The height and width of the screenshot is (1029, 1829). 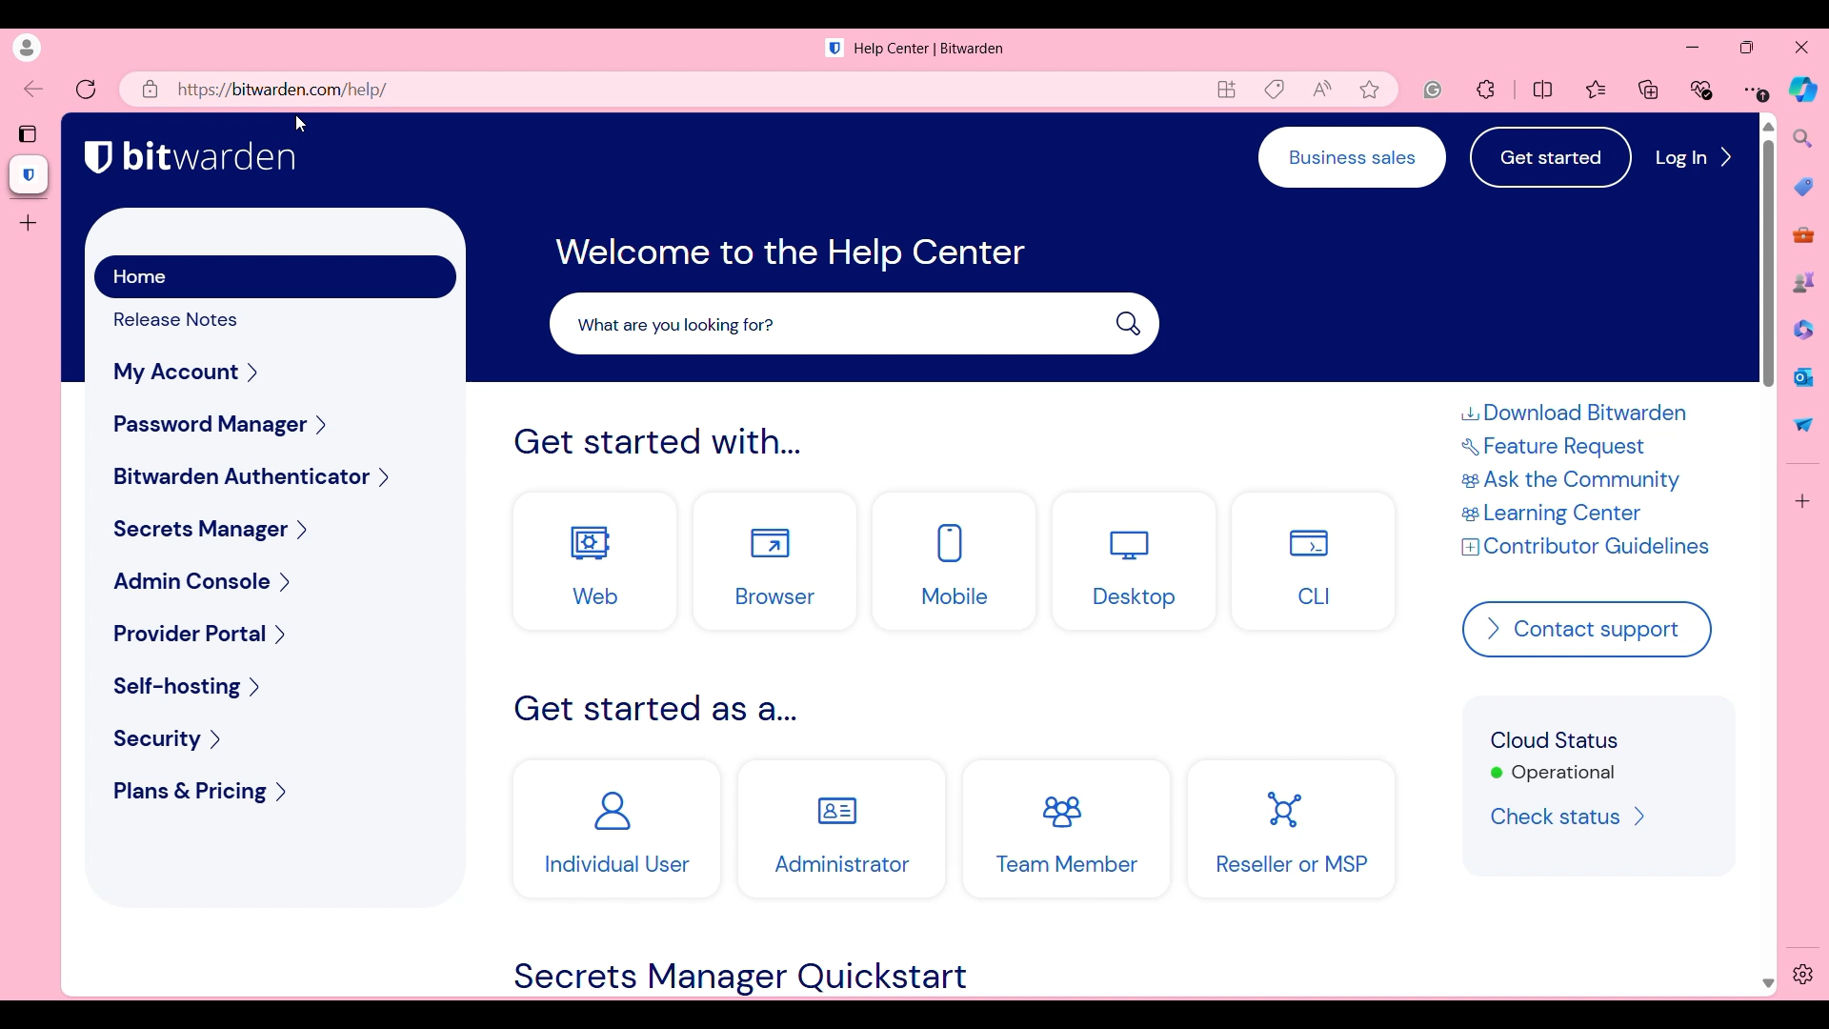 I want to click on CLI, so click(x=1315, y=561).